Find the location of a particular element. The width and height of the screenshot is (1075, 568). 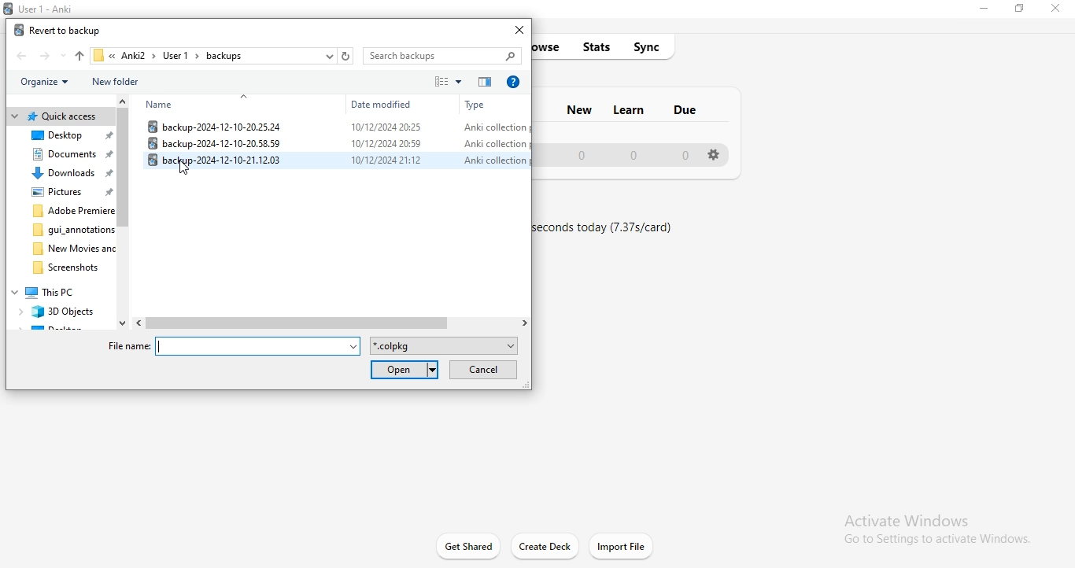

close is located at coordinates (1058, 9).